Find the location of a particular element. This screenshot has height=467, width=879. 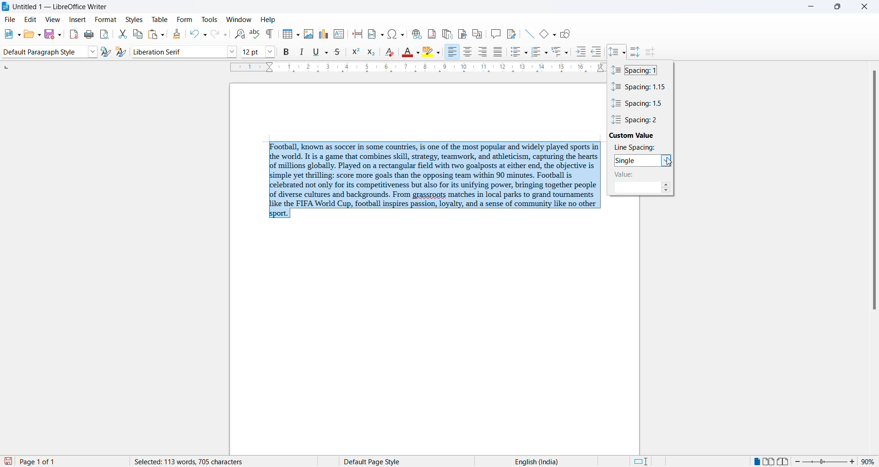

justified is located at coordinates (498, 52).